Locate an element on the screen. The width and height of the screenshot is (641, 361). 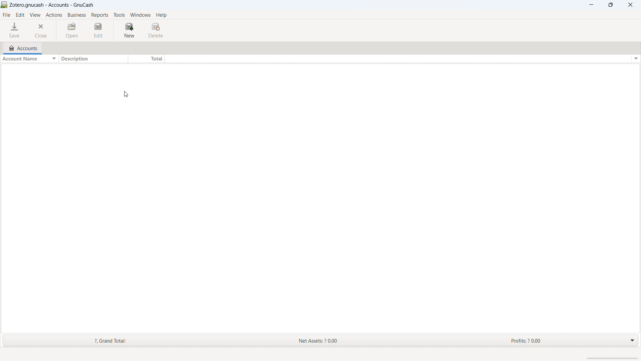
Net Assets: ? 0.00 is located at coordinates (321, 341).